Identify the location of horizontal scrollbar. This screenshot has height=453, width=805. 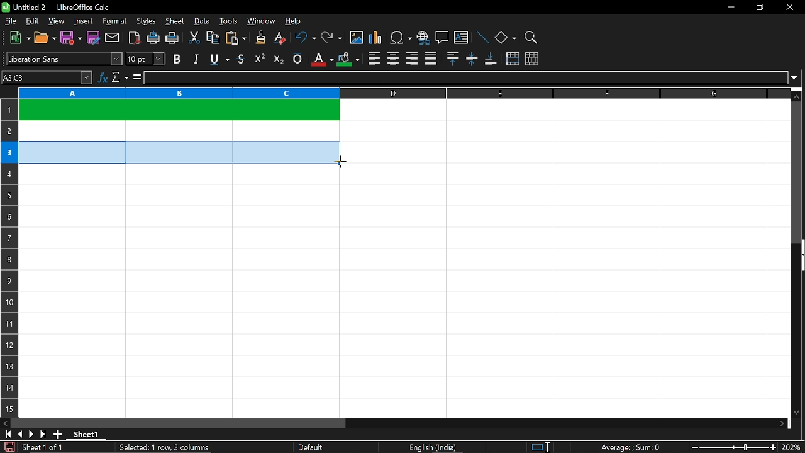
(179, 423).